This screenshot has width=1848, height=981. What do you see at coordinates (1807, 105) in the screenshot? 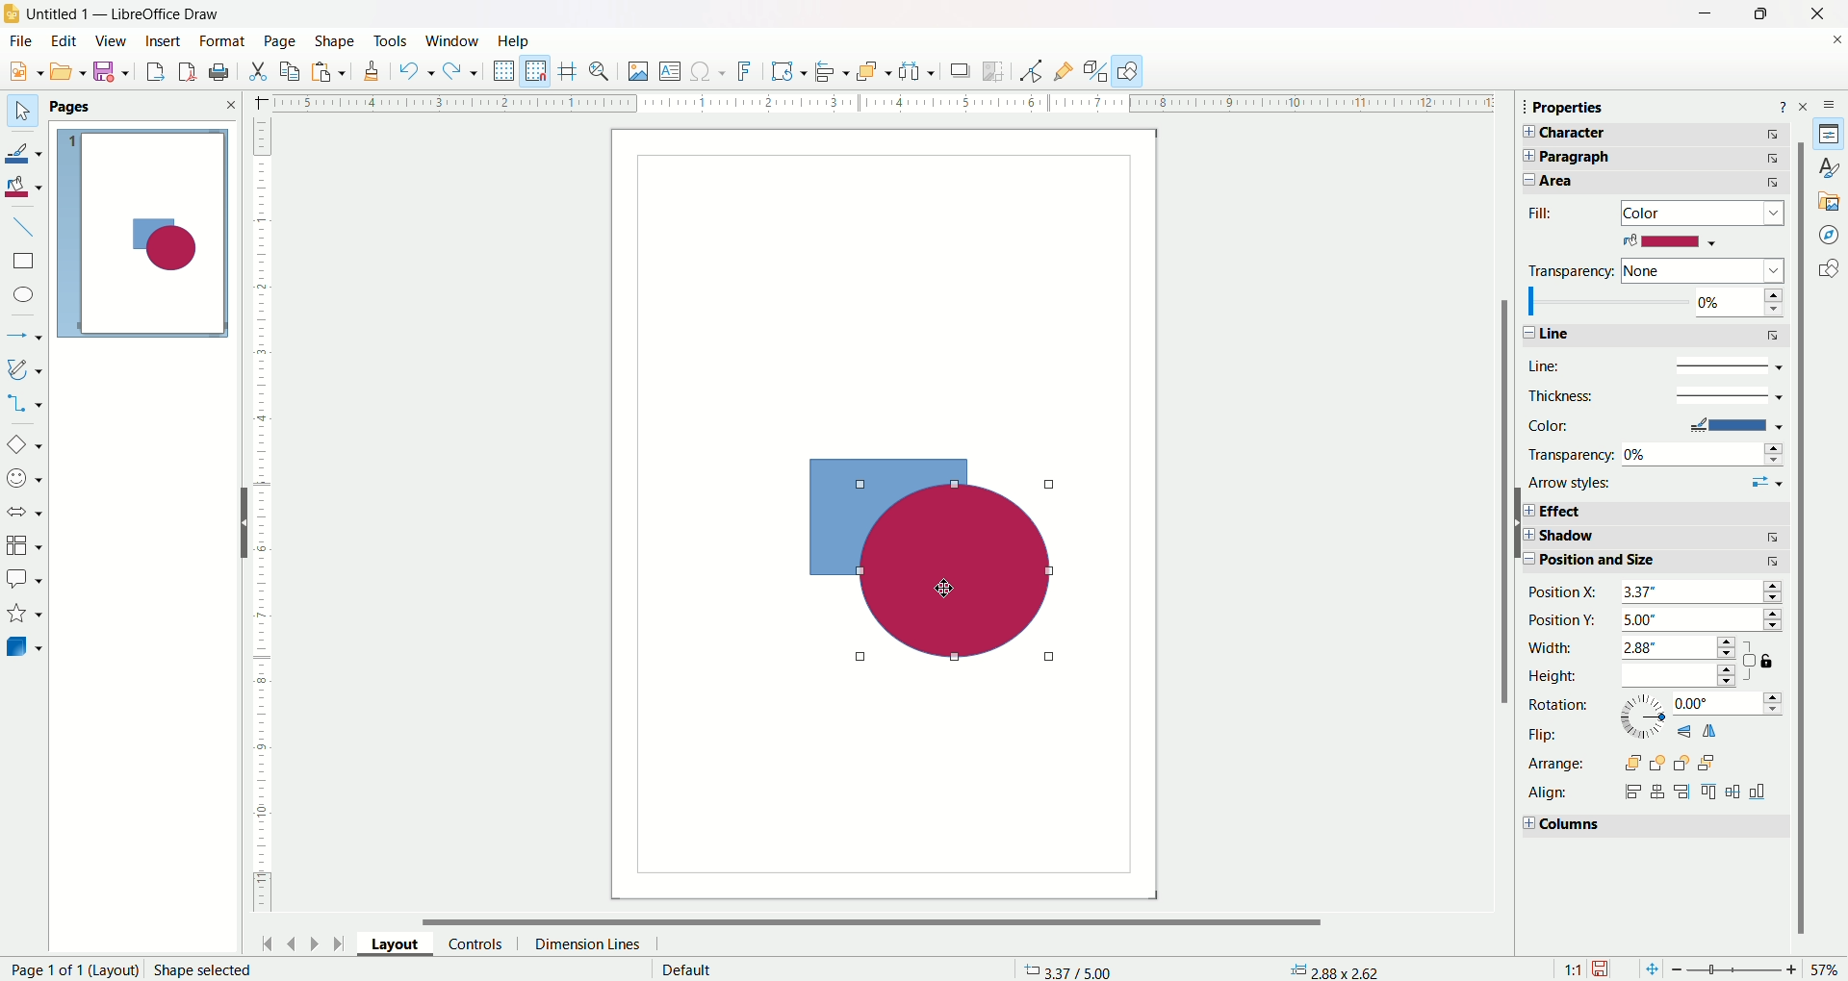
I see `close` at bounding box center [1807, 105].